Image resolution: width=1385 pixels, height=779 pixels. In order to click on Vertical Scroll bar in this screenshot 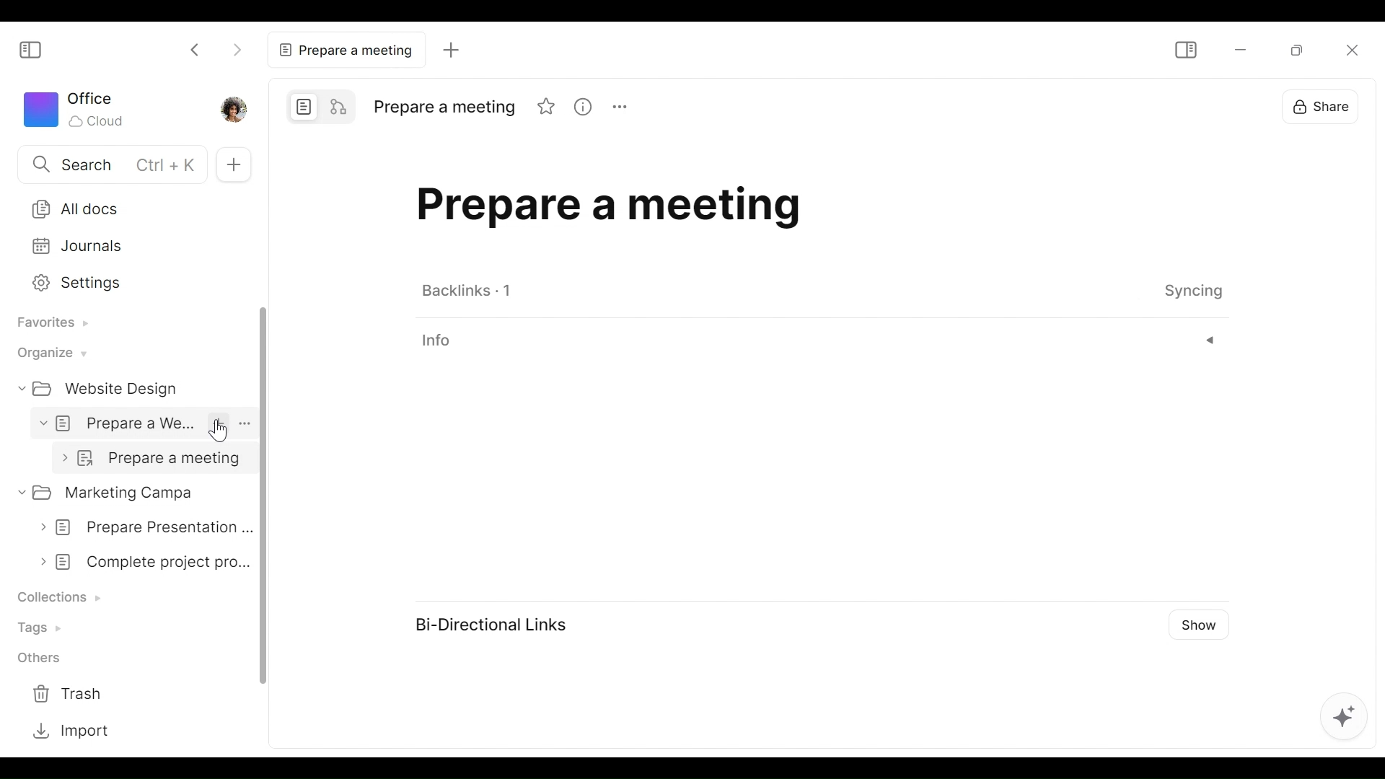, I will do `click(267, 496)`.